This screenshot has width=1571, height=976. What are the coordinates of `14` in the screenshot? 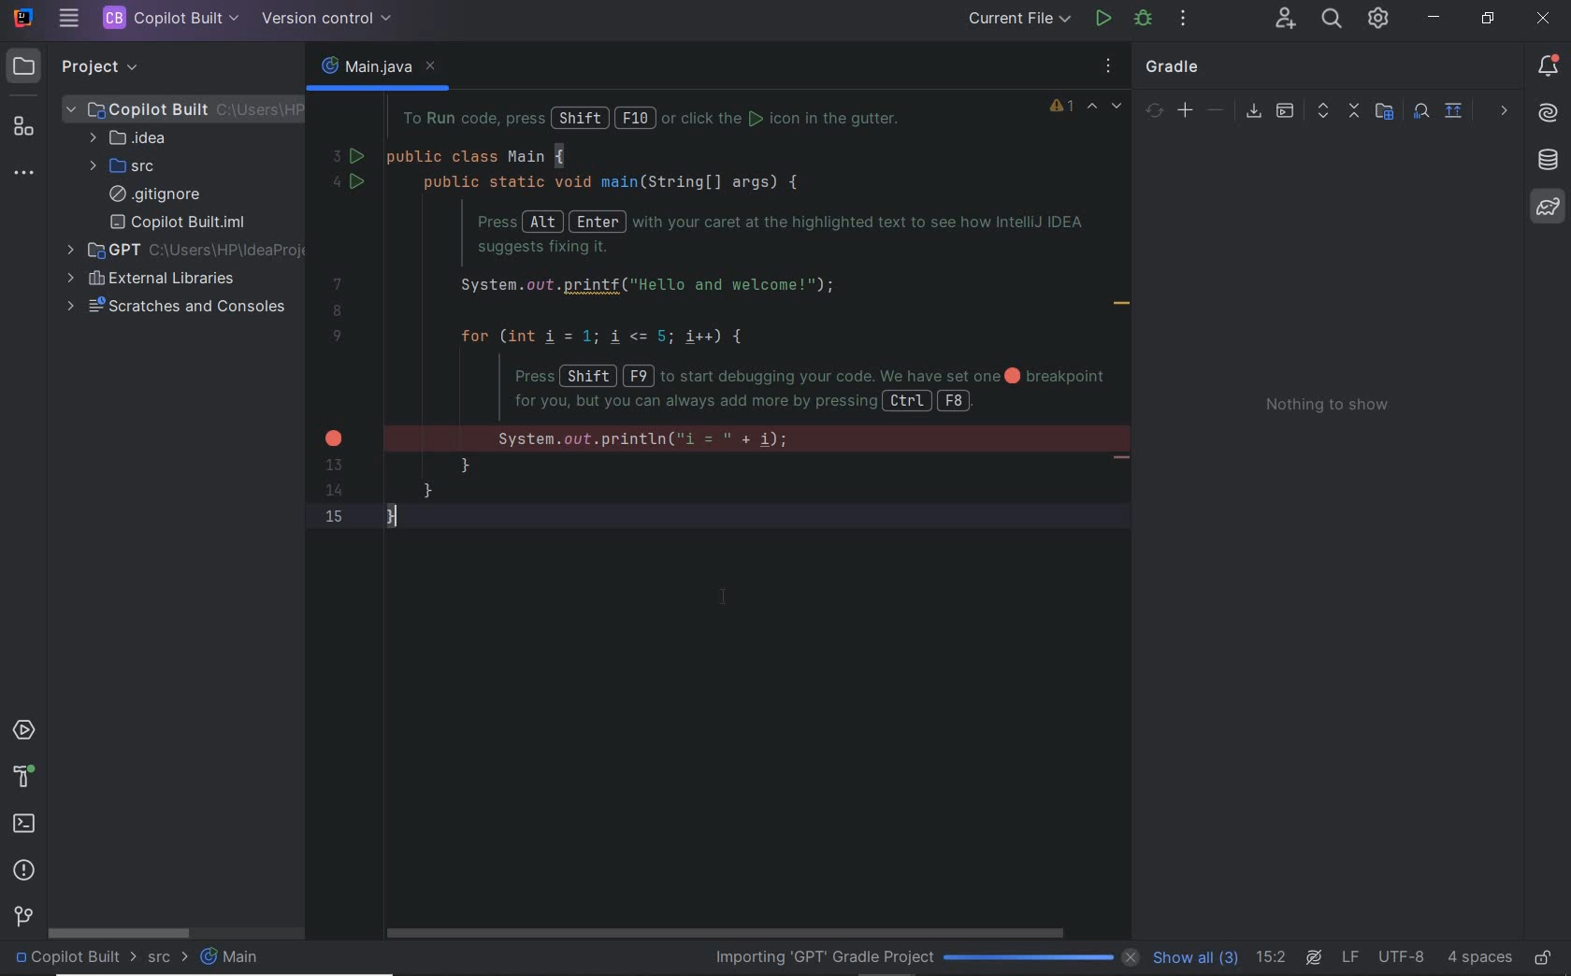 It's located at (335, 490).